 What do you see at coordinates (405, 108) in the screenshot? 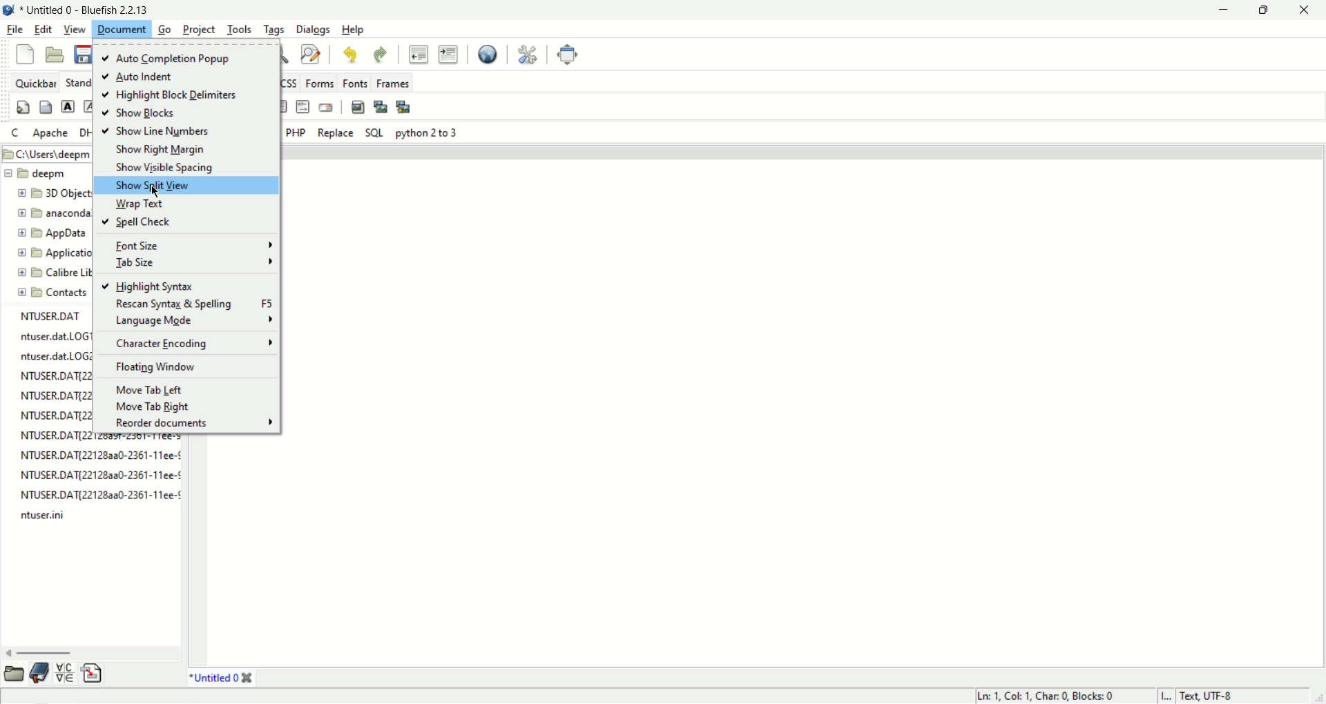
I see `multi thumbnail` at bounding box center [405, 108].